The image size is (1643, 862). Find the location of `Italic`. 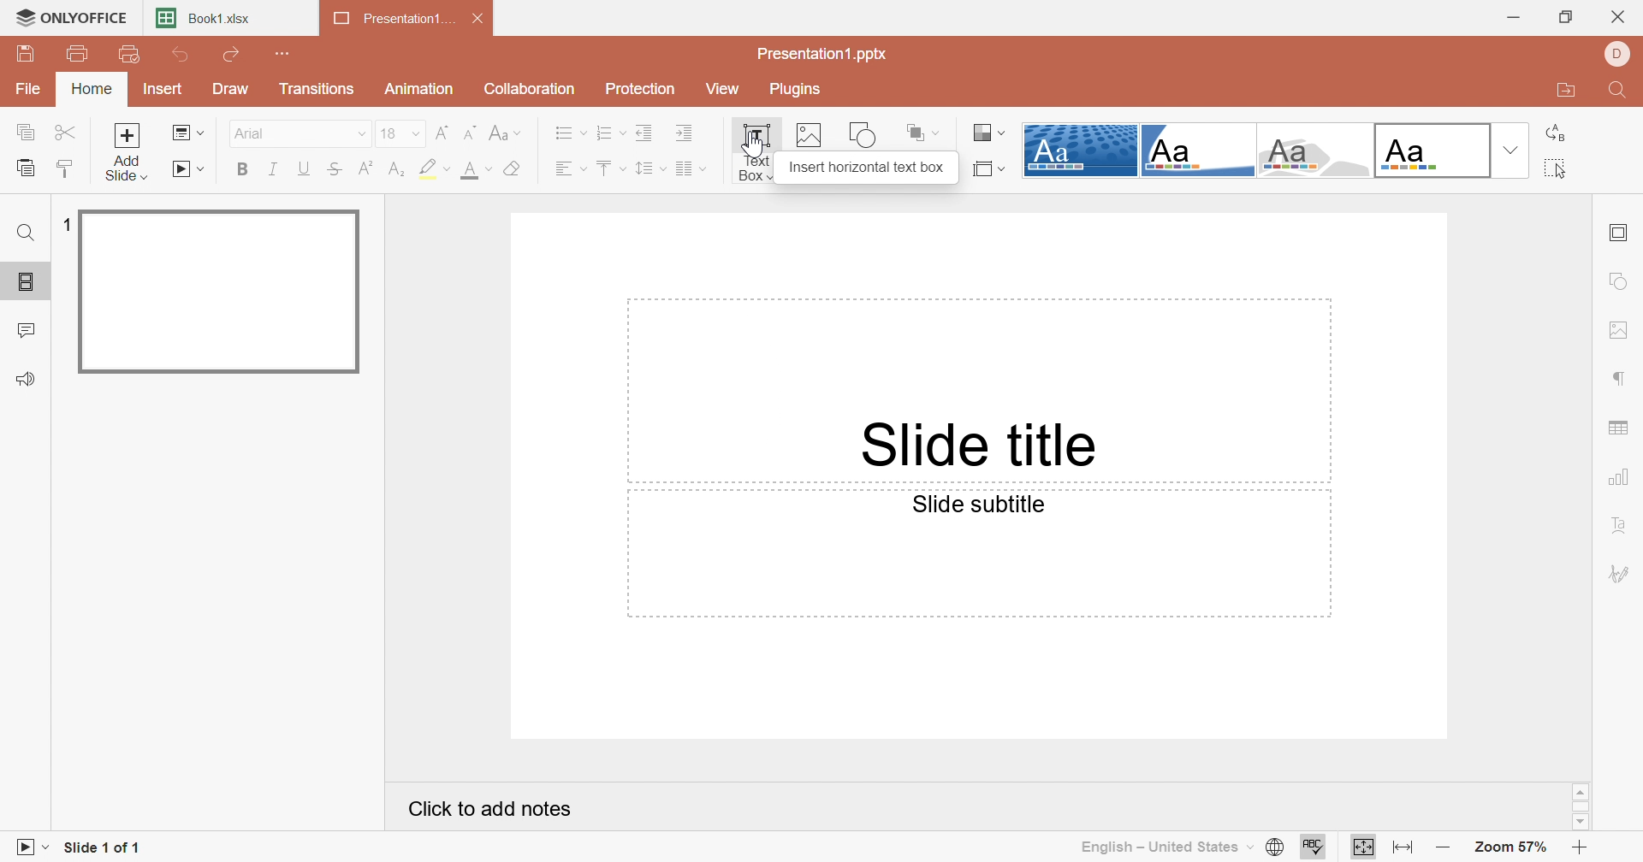

Italic is located at coordinates (276, 169).